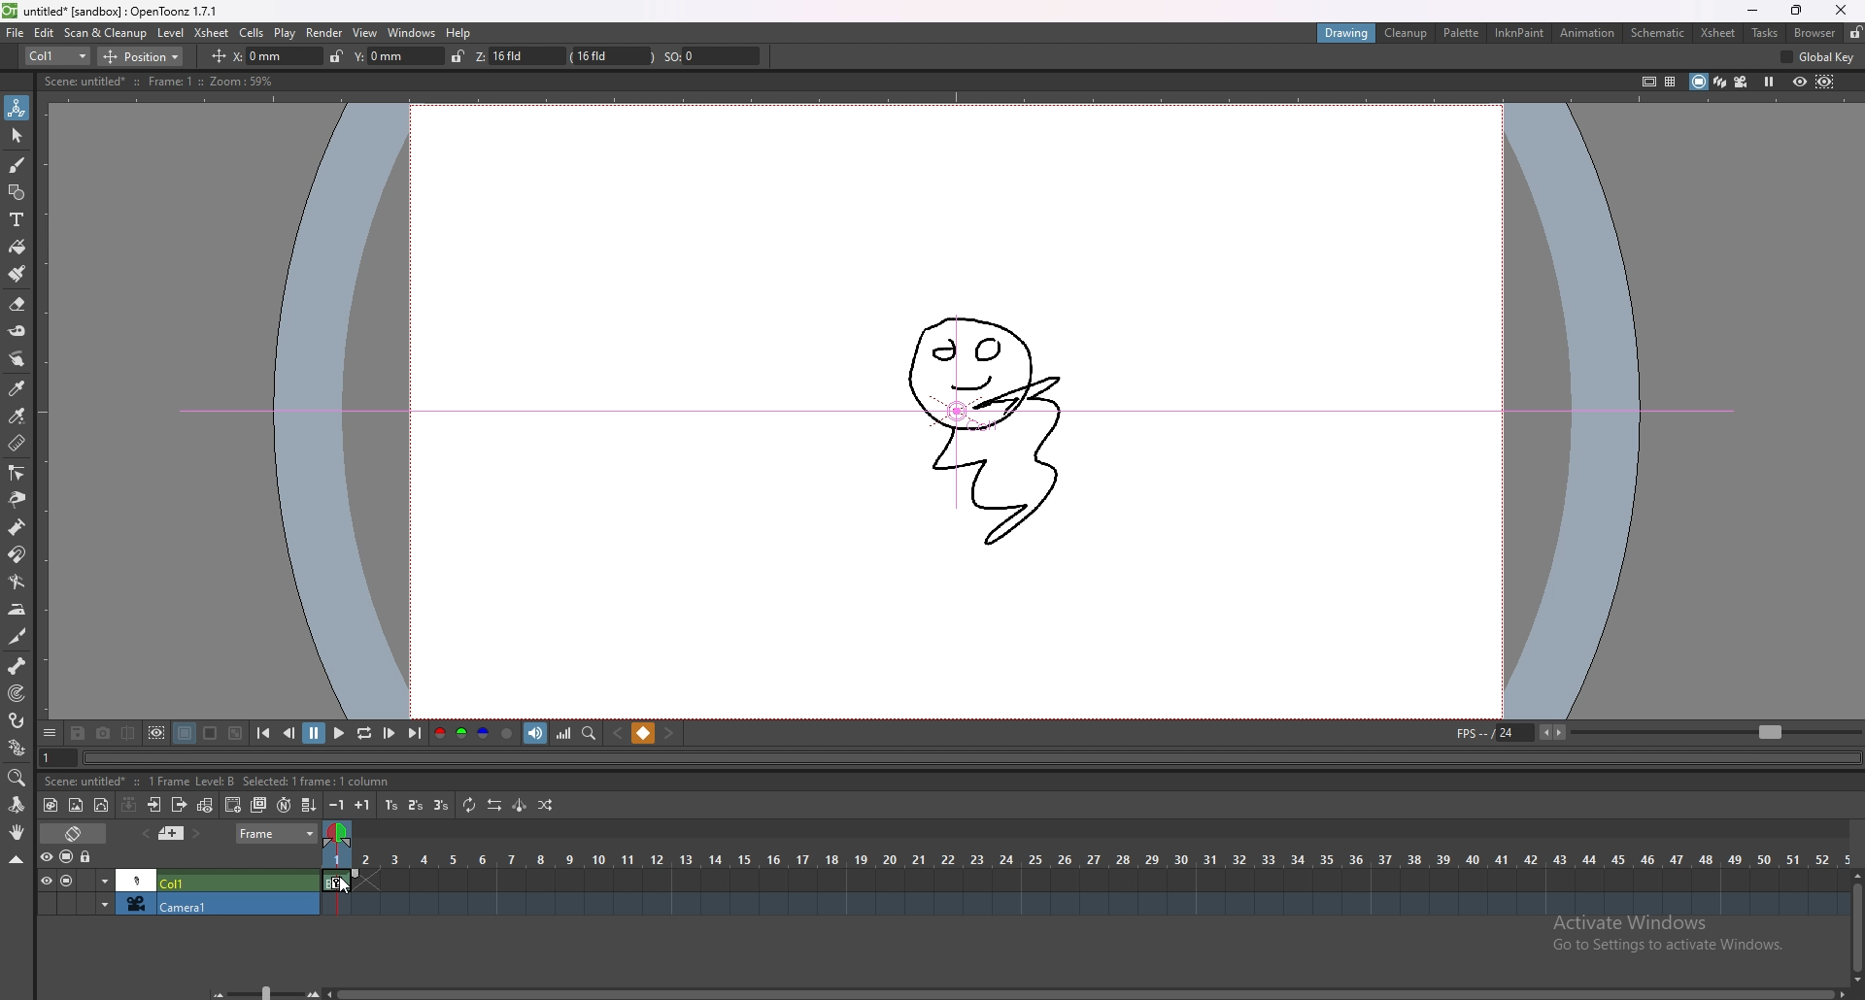  Describe the element at coordinates (104, 733) in the screenshot. I see `snapshot` at that location.